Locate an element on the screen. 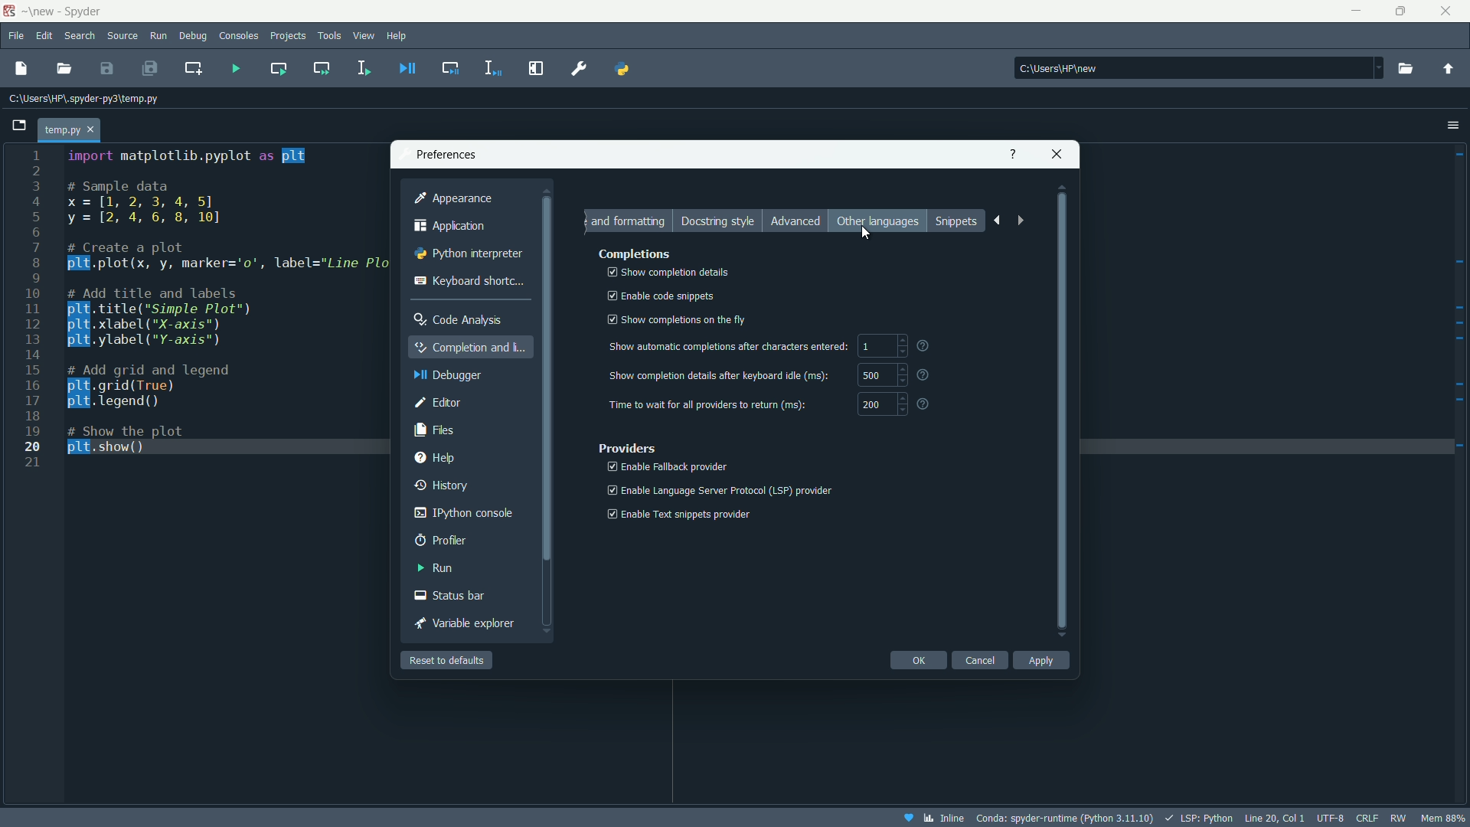 The height and width of the screenshot is (827, 1470). snippets is located at coordinates (958, 222).